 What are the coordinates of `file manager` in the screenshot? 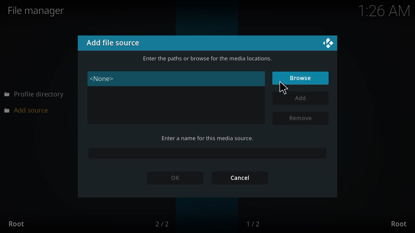 It's located at (39, 11).